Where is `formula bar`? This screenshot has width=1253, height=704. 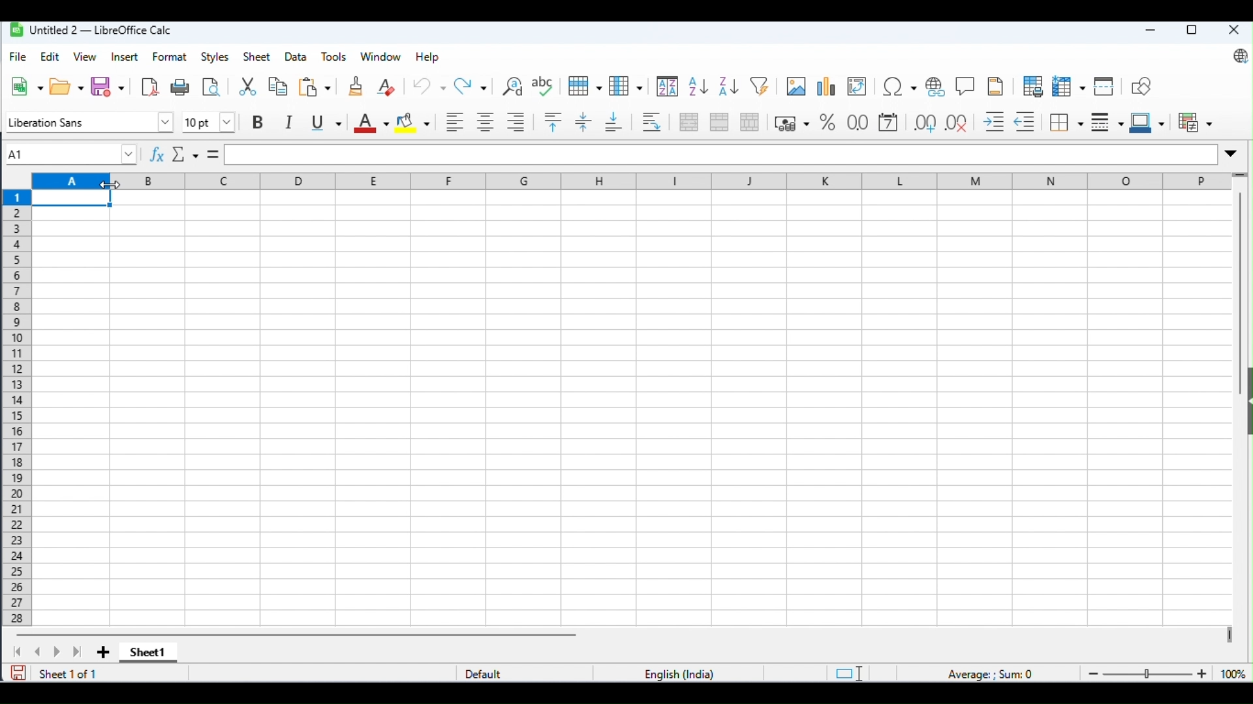
formula bar is located at coordinates (720, 155).